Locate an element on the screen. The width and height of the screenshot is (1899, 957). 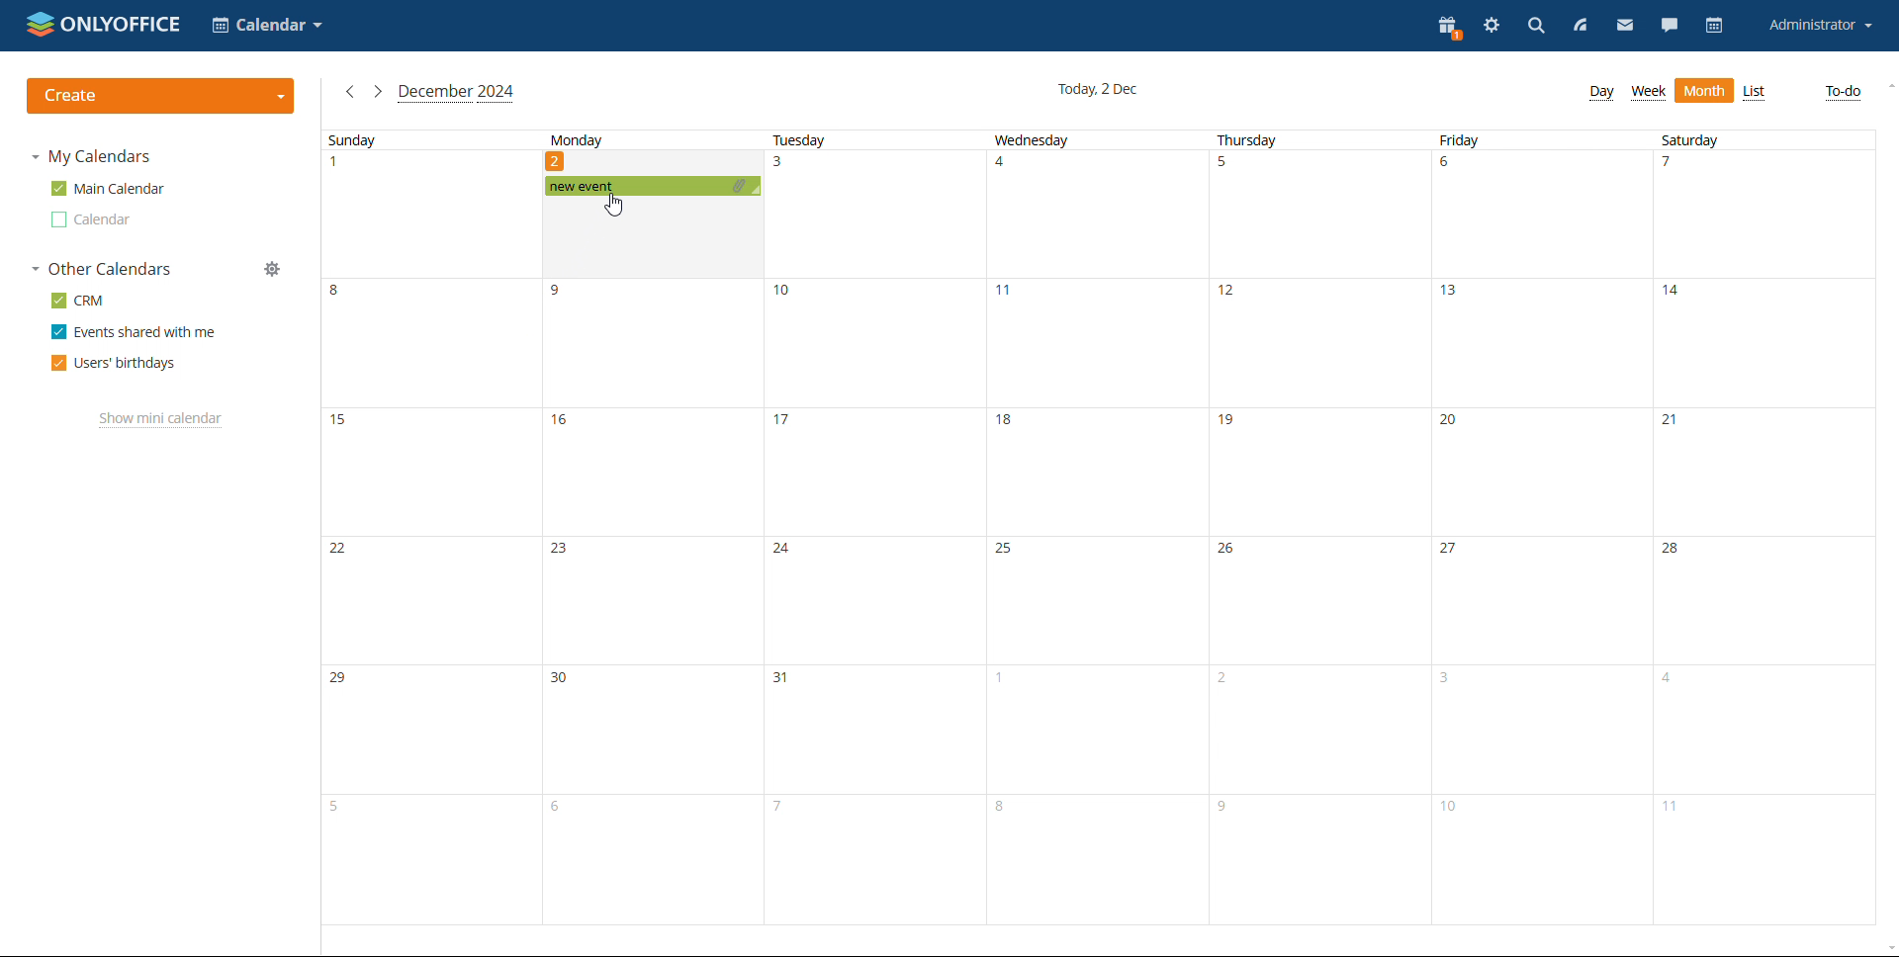
27 is located at coordinates (1451, 549).